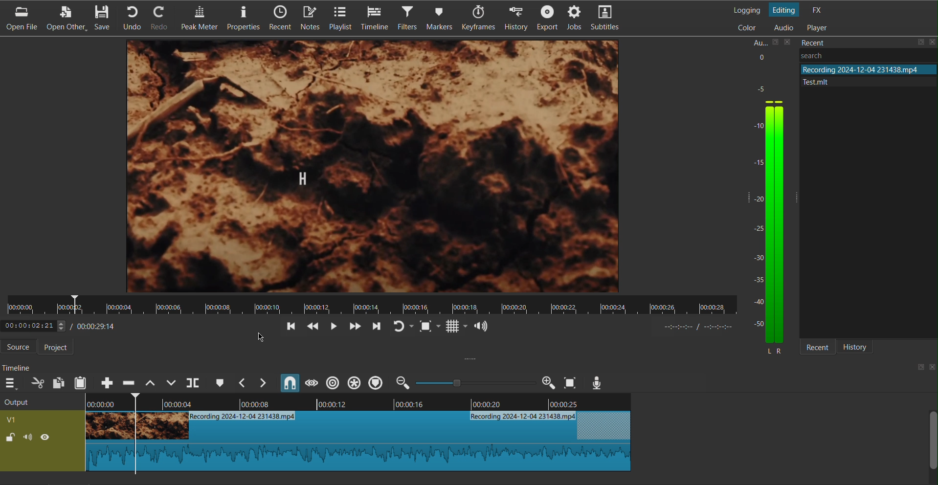 The image size is (938, 485). Describe the element at coordinates (472, 382) in the screenshot. I see `zoom in or zoom out slider` at that location.